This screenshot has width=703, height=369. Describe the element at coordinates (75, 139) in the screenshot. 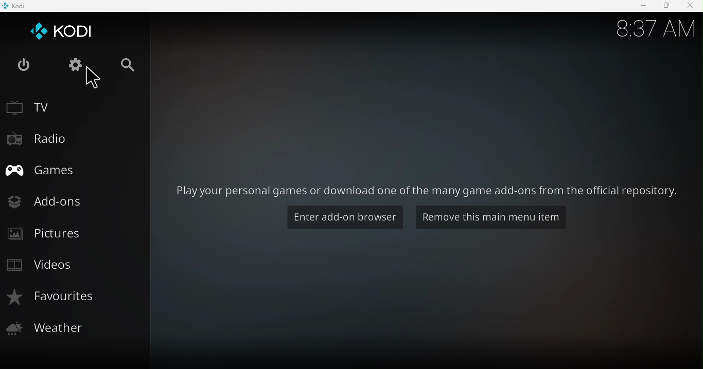

I see `Radio` at that location.